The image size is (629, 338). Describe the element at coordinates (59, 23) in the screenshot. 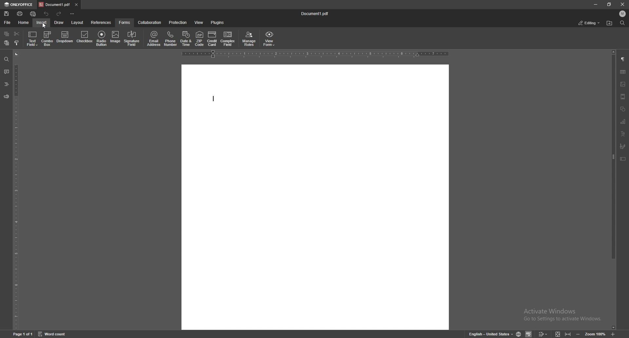

I see `draw` at that location.